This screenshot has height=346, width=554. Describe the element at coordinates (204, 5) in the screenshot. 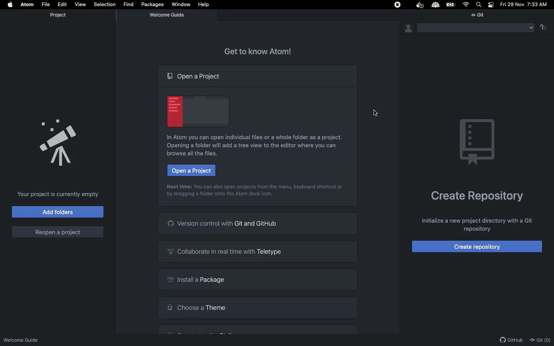

I see `Help` at that location.